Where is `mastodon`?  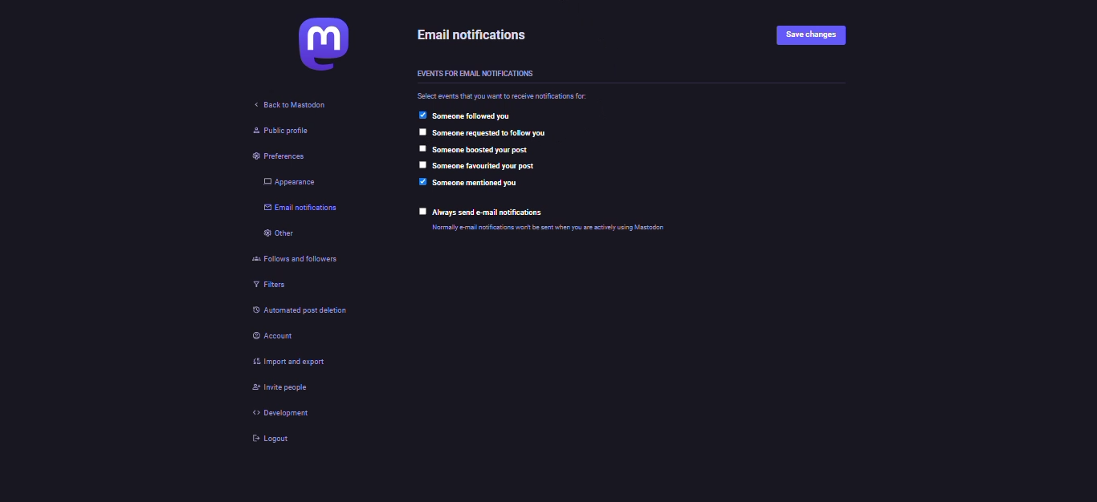
mastodon is located at coordinates (320, 44).